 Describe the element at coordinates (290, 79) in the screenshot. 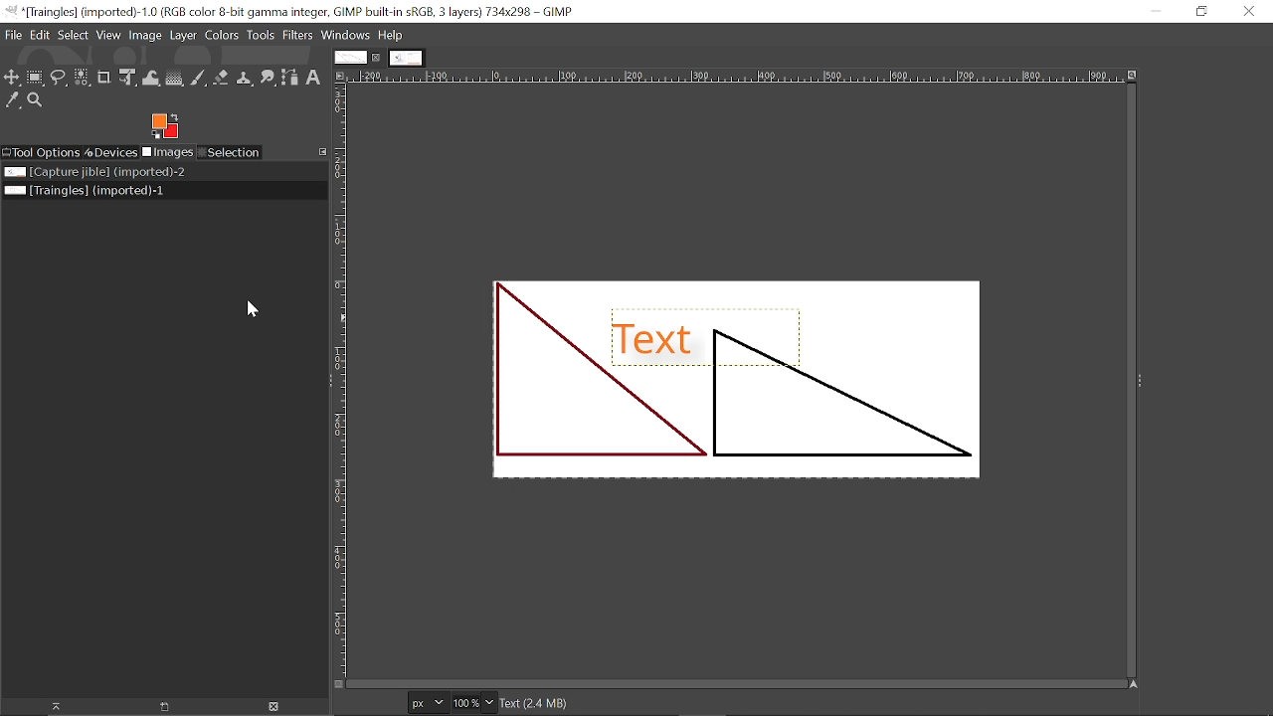

I see `Path tool` at that location.